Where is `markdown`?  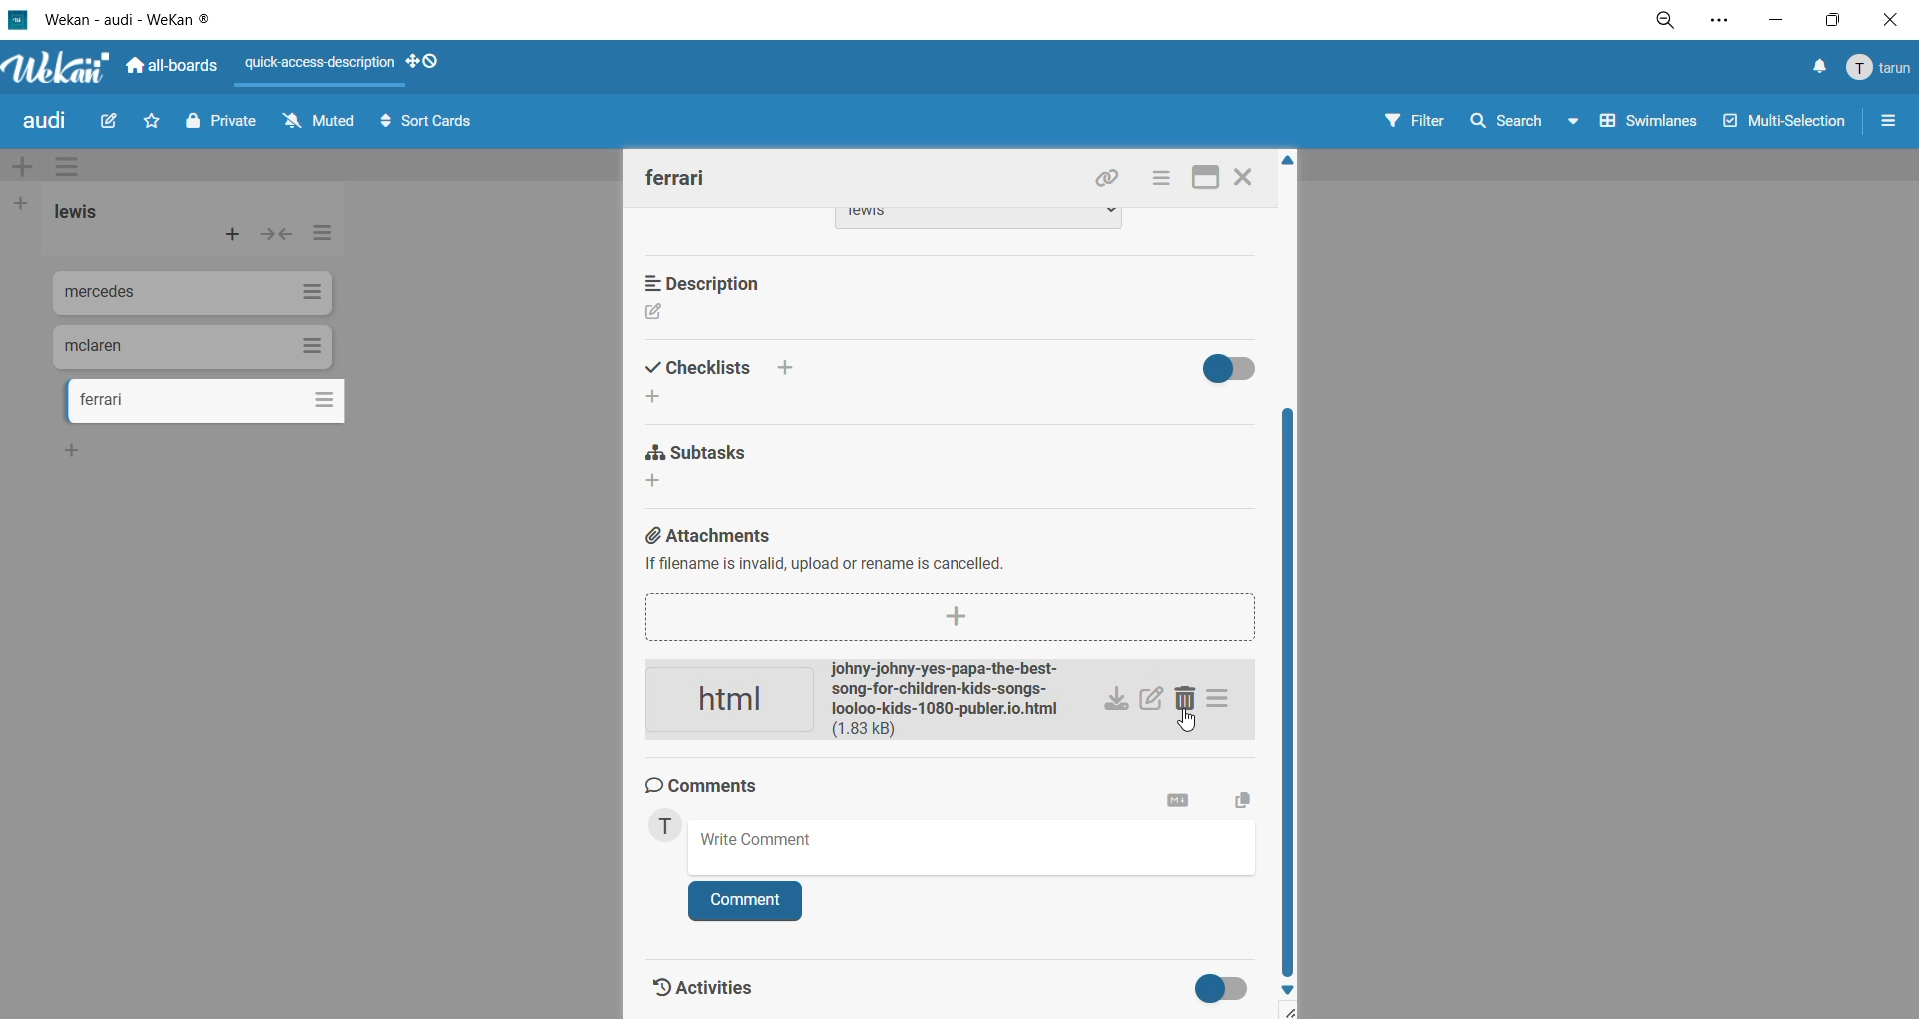 markdown is located at coordinates (1172, 803).